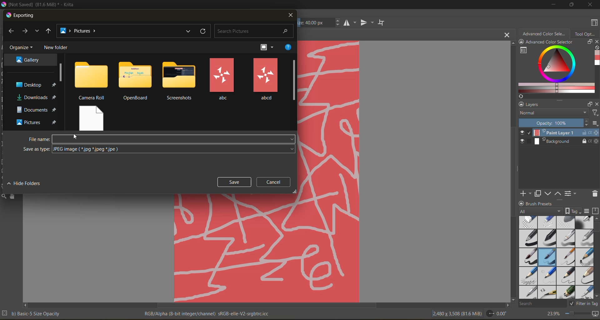 This screenshot has height=320, width=600. Describe the element at coordinates (520, 96) in the screenshot. I see `Refresh` at that location.